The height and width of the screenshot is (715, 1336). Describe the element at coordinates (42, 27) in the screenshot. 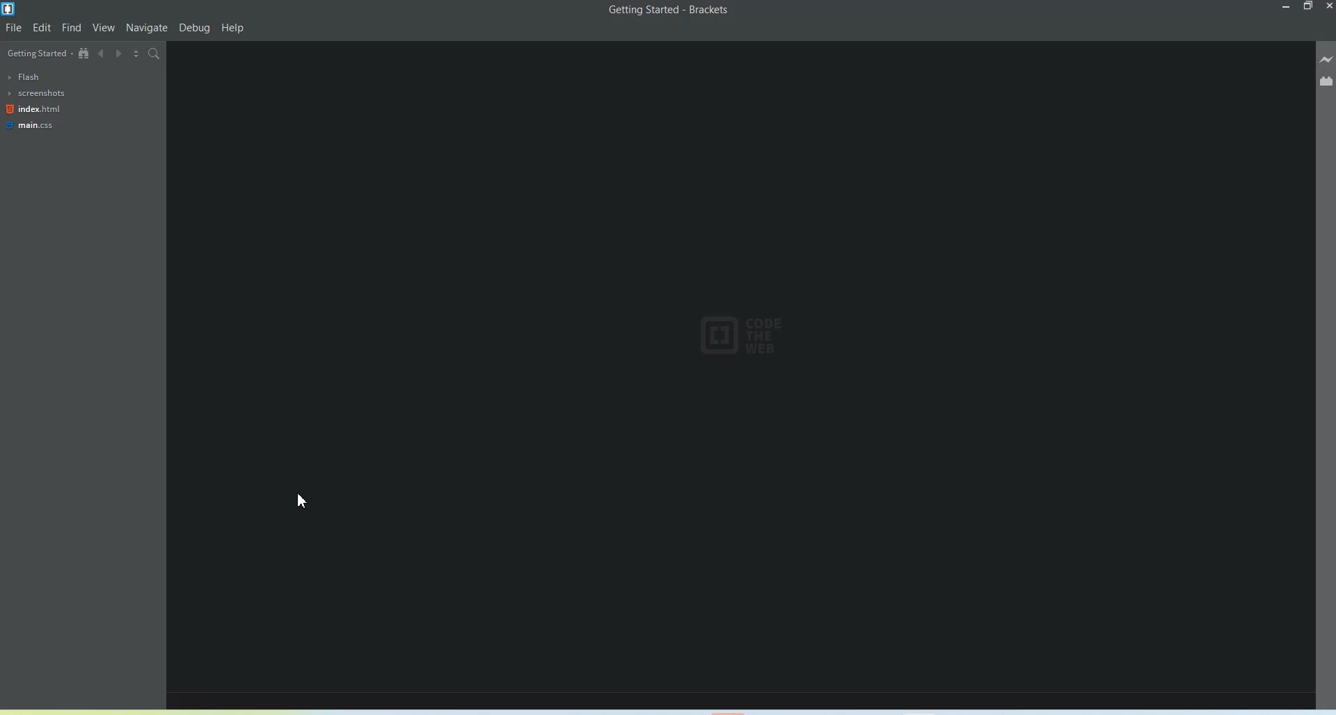

I see `Edit` at that location.